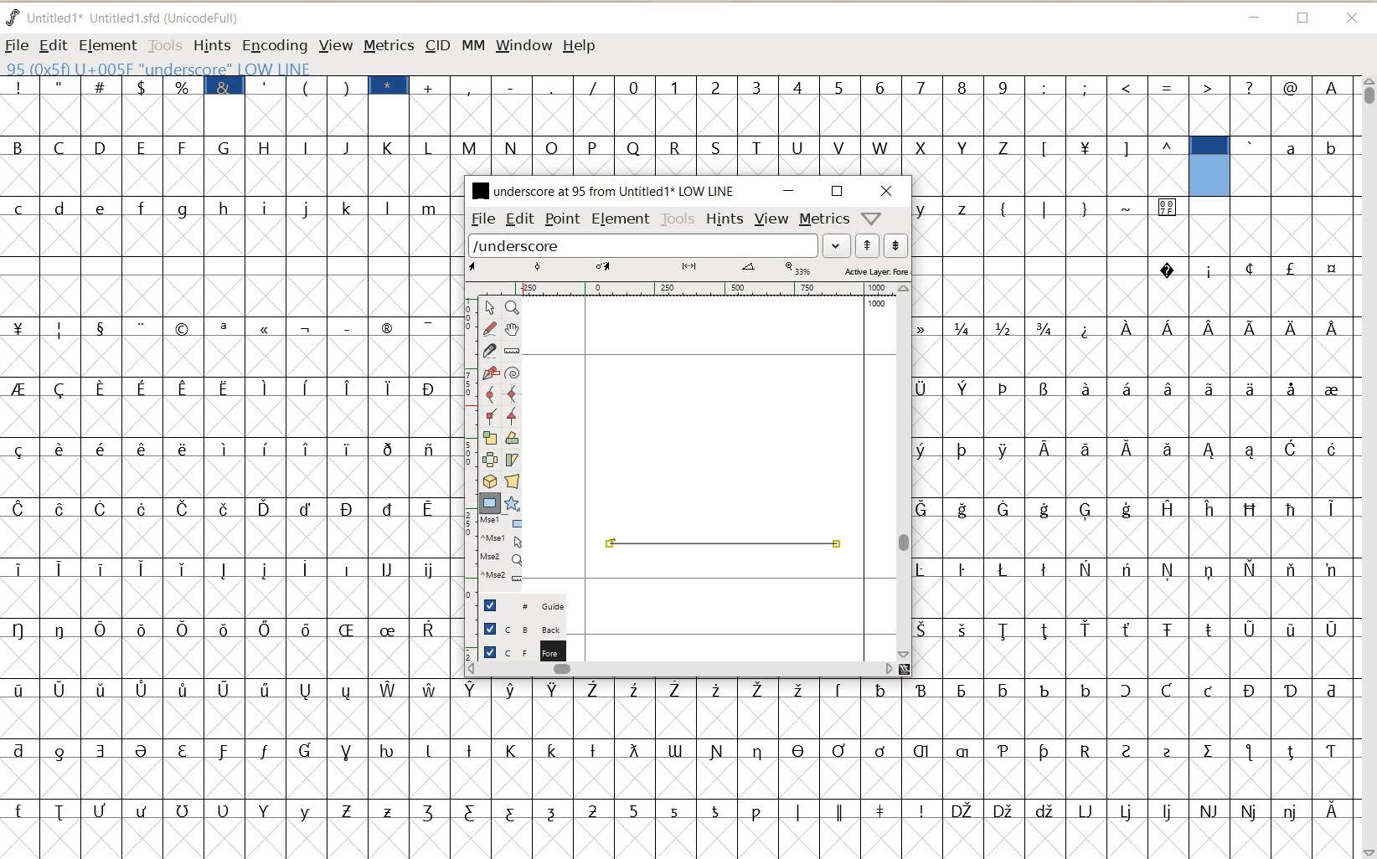 The height and width of the screenshot is (859, 1377). What do you see at coordinates (1271, 518) in the screenshot?
I see `GLYPHY CHARACTERS` at bounding box center [1271, 518].